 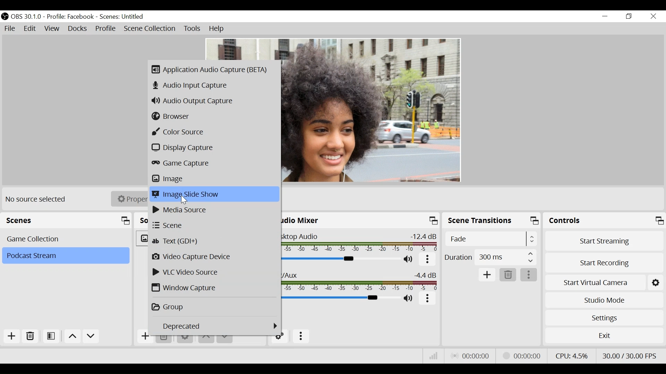 I want to click on Audio Input Capture, so click(x=213, y=86).